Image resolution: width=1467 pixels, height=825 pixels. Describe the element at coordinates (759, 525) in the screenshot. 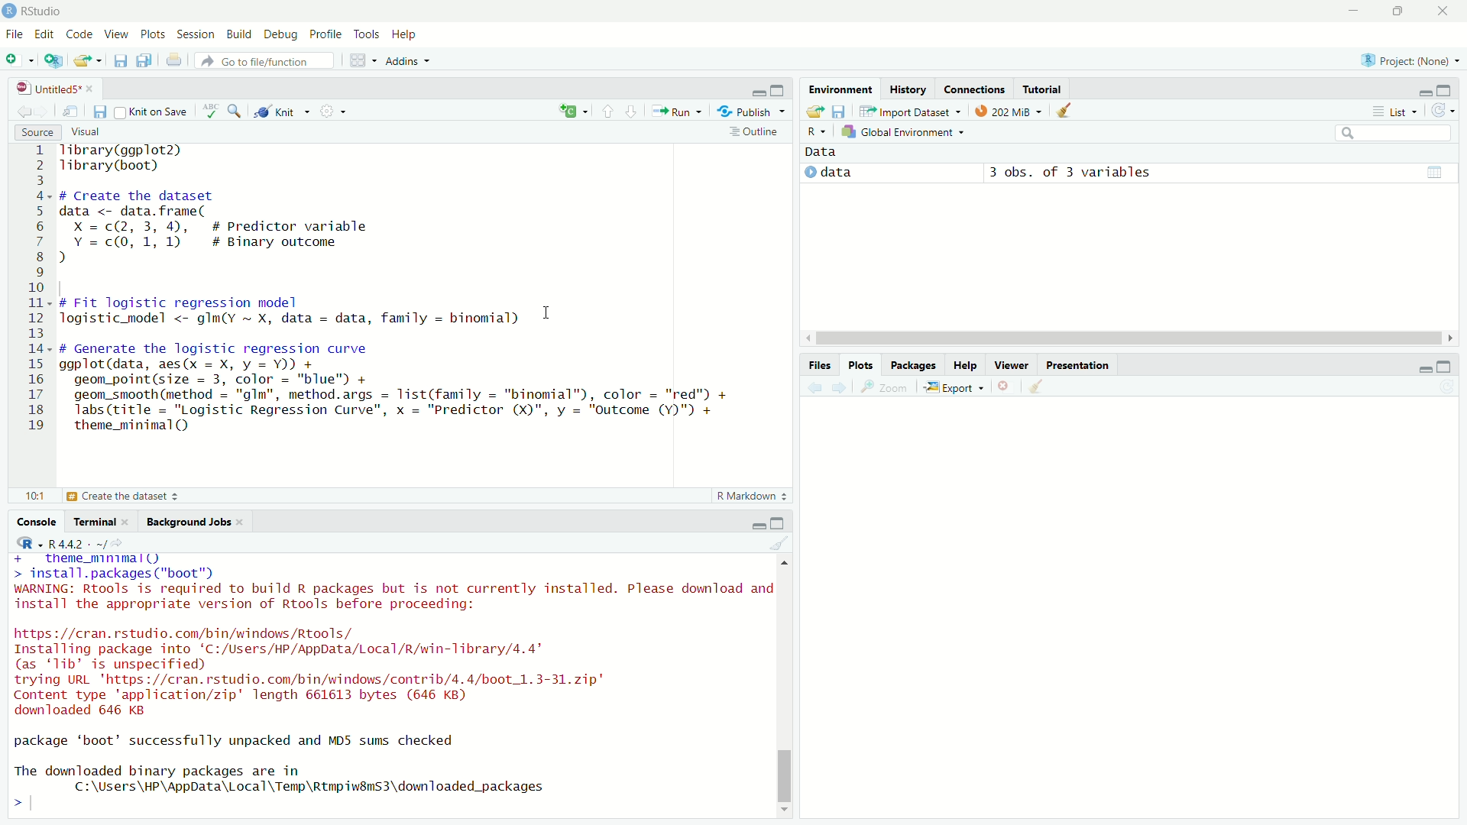

I see `minimize` at that location.